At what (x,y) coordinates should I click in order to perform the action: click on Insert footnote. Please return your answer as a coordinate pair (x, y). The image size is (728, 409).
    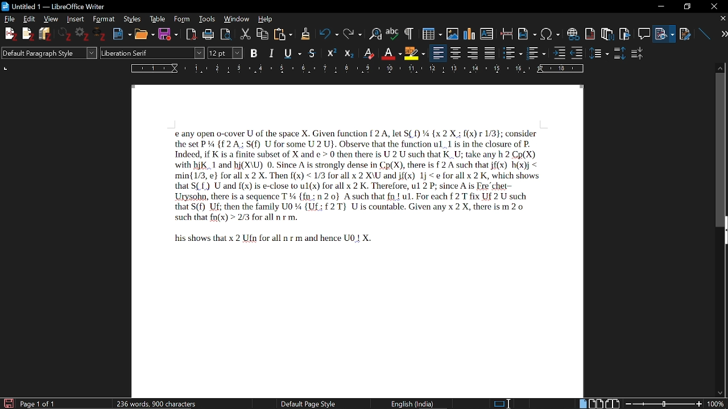
    Looking at the image, I should click on (607, 32).